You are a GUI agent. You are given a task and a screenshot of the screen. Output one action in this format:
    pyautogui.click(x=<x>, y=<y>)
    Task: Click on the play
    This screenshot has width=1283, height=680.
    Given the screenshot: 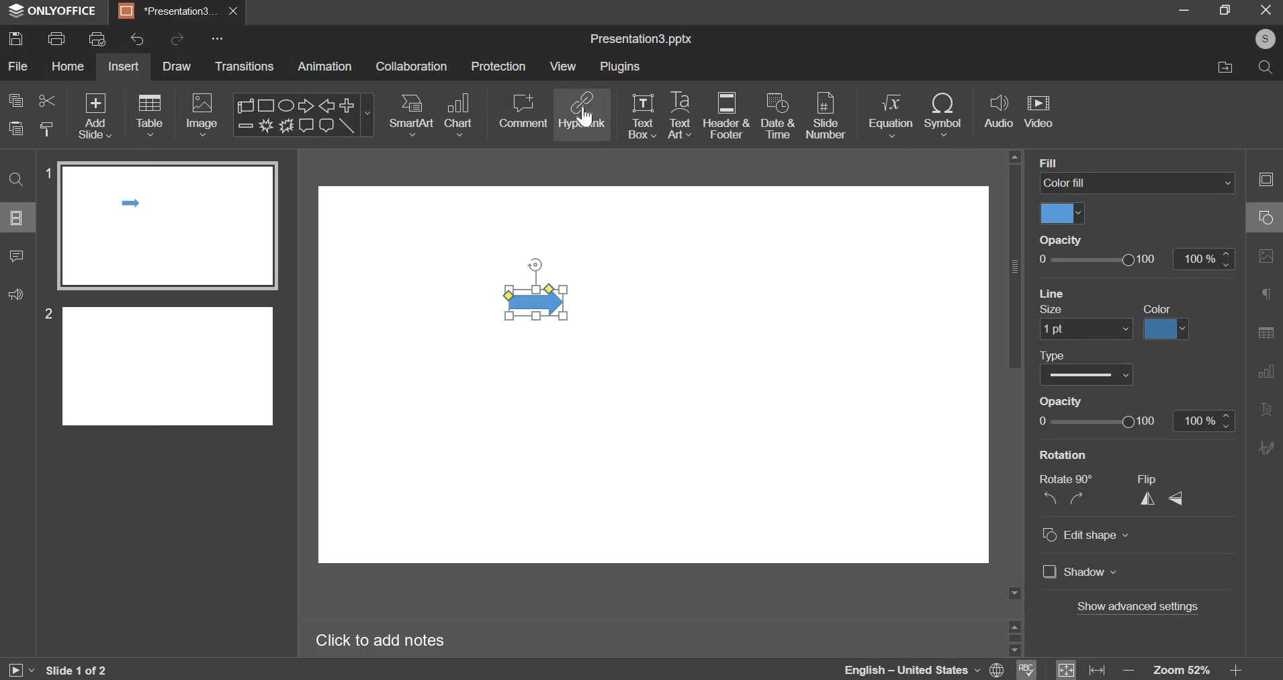 What is the action you would take?
    pyautogui.click(x=20, y=671)
    